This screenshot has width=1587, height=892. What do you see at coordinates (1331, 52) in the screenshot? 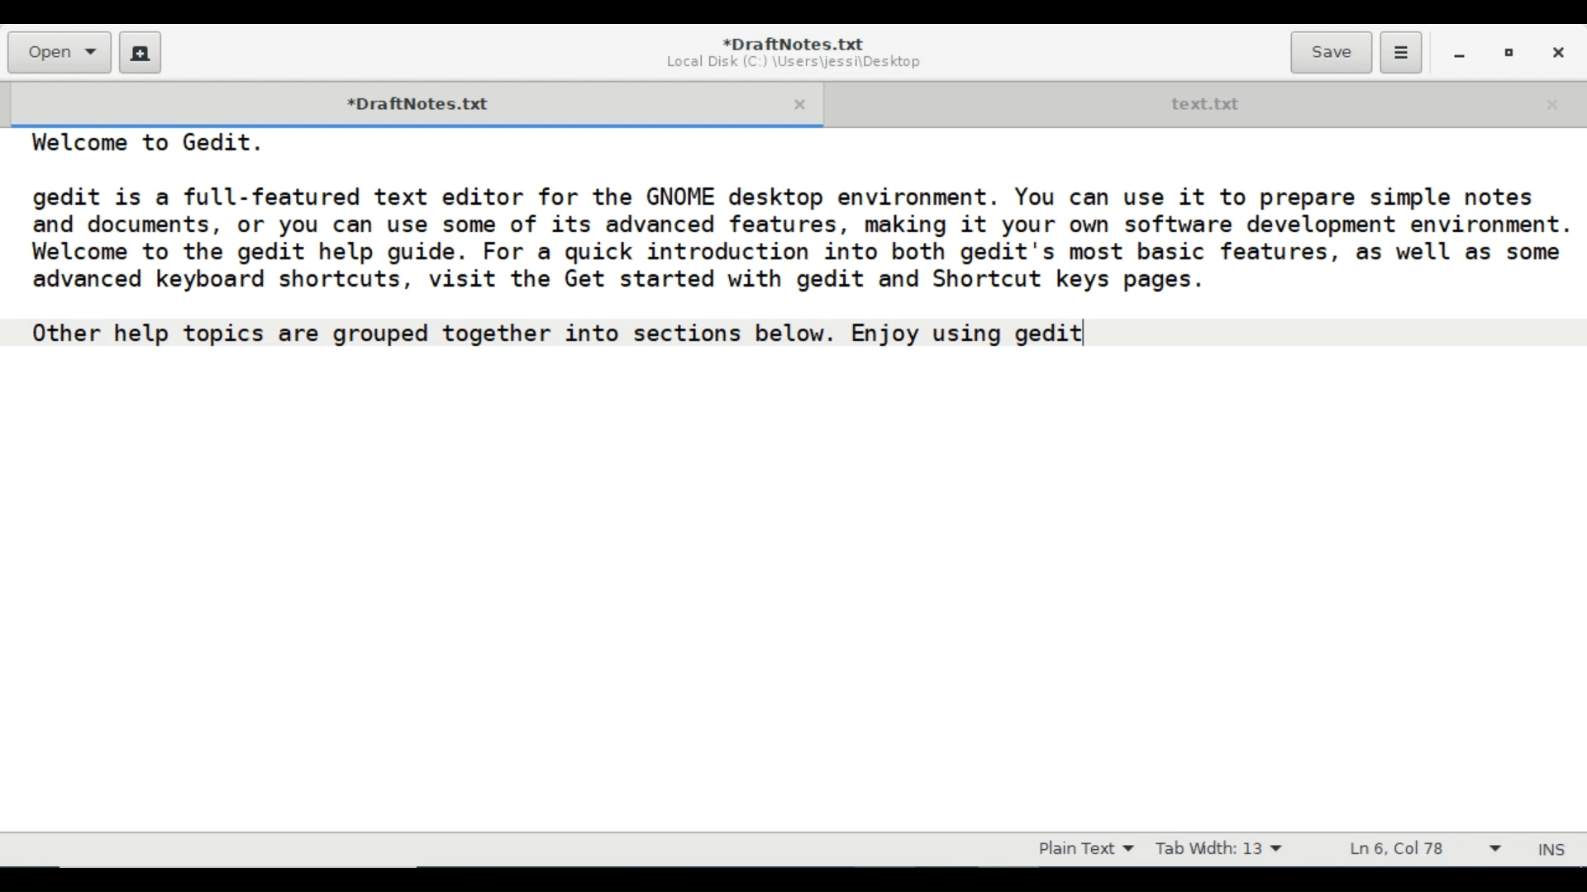
I see `Save` at bounding box center [1331, 52].